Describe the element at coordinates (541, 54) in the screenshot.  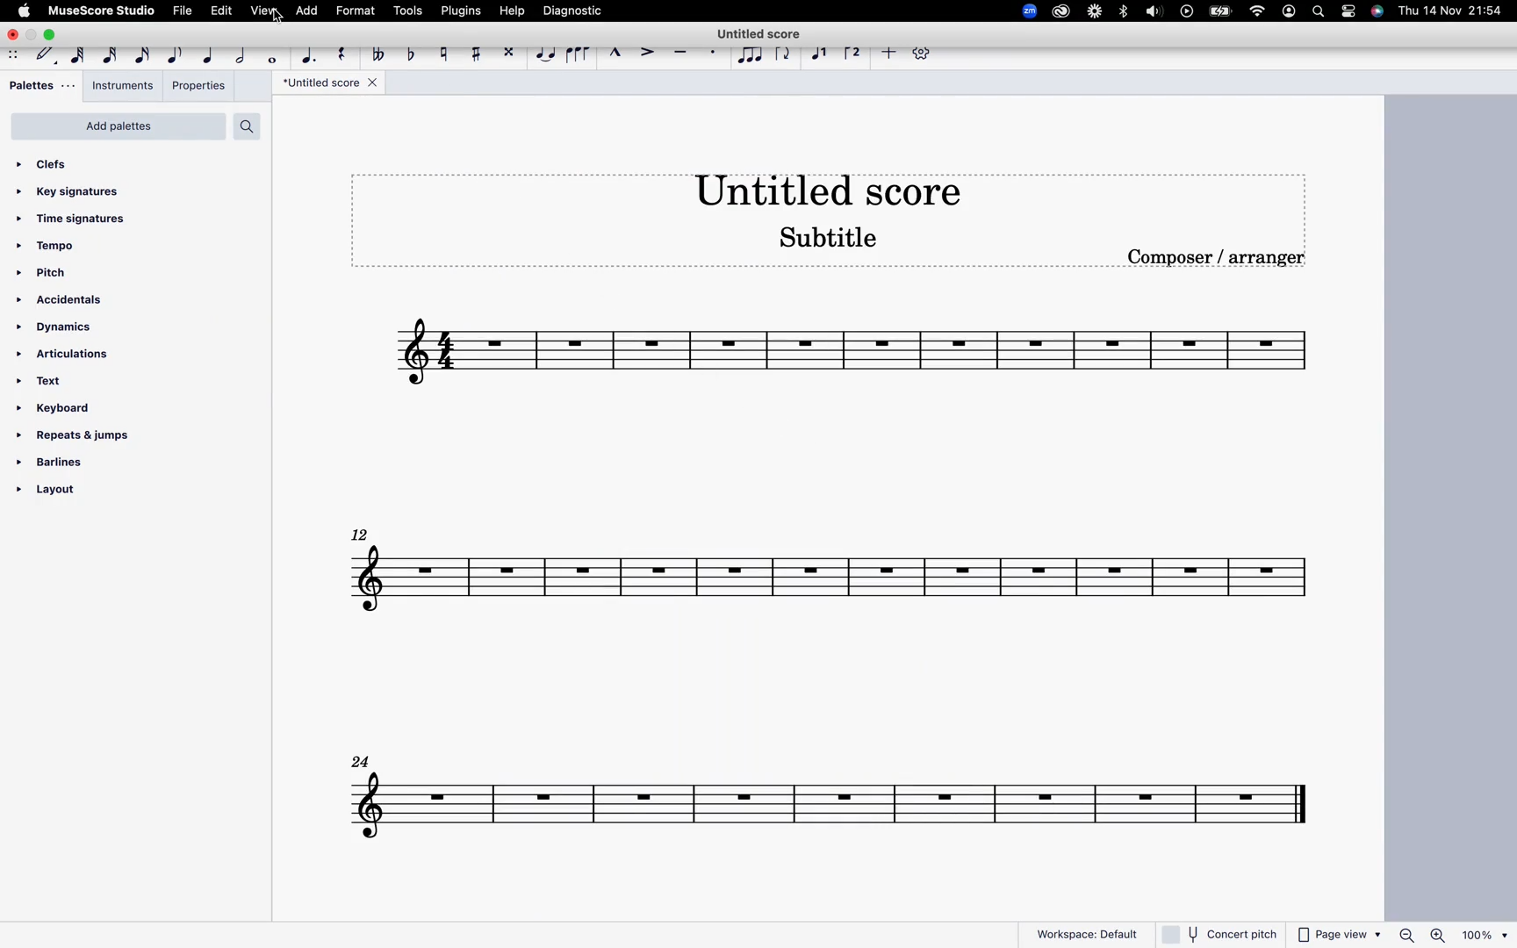
I see `tie` at that location.